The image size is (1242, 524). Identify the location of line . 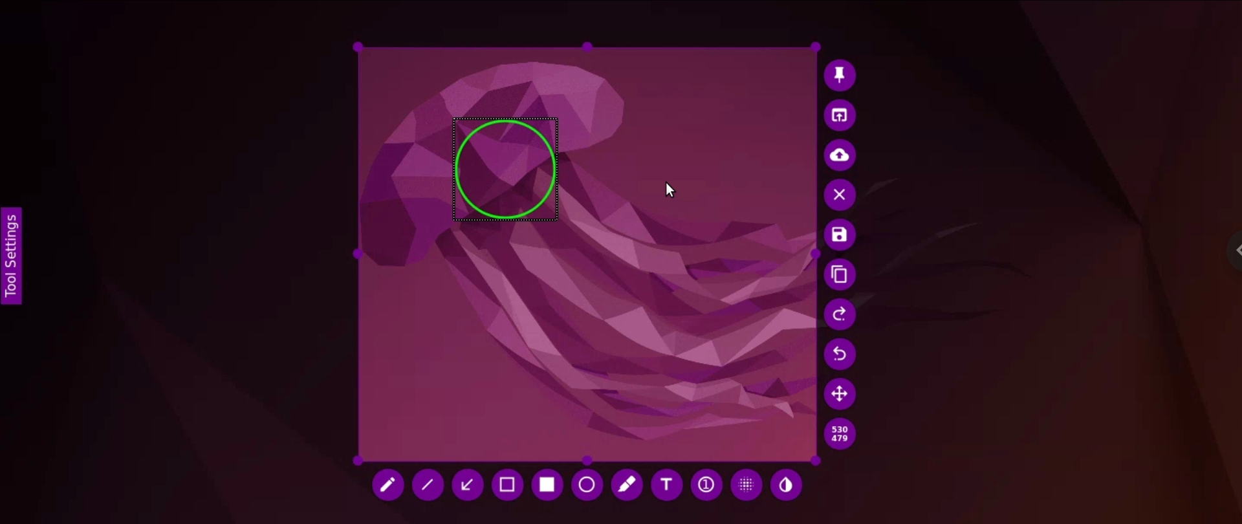
(432, 486).